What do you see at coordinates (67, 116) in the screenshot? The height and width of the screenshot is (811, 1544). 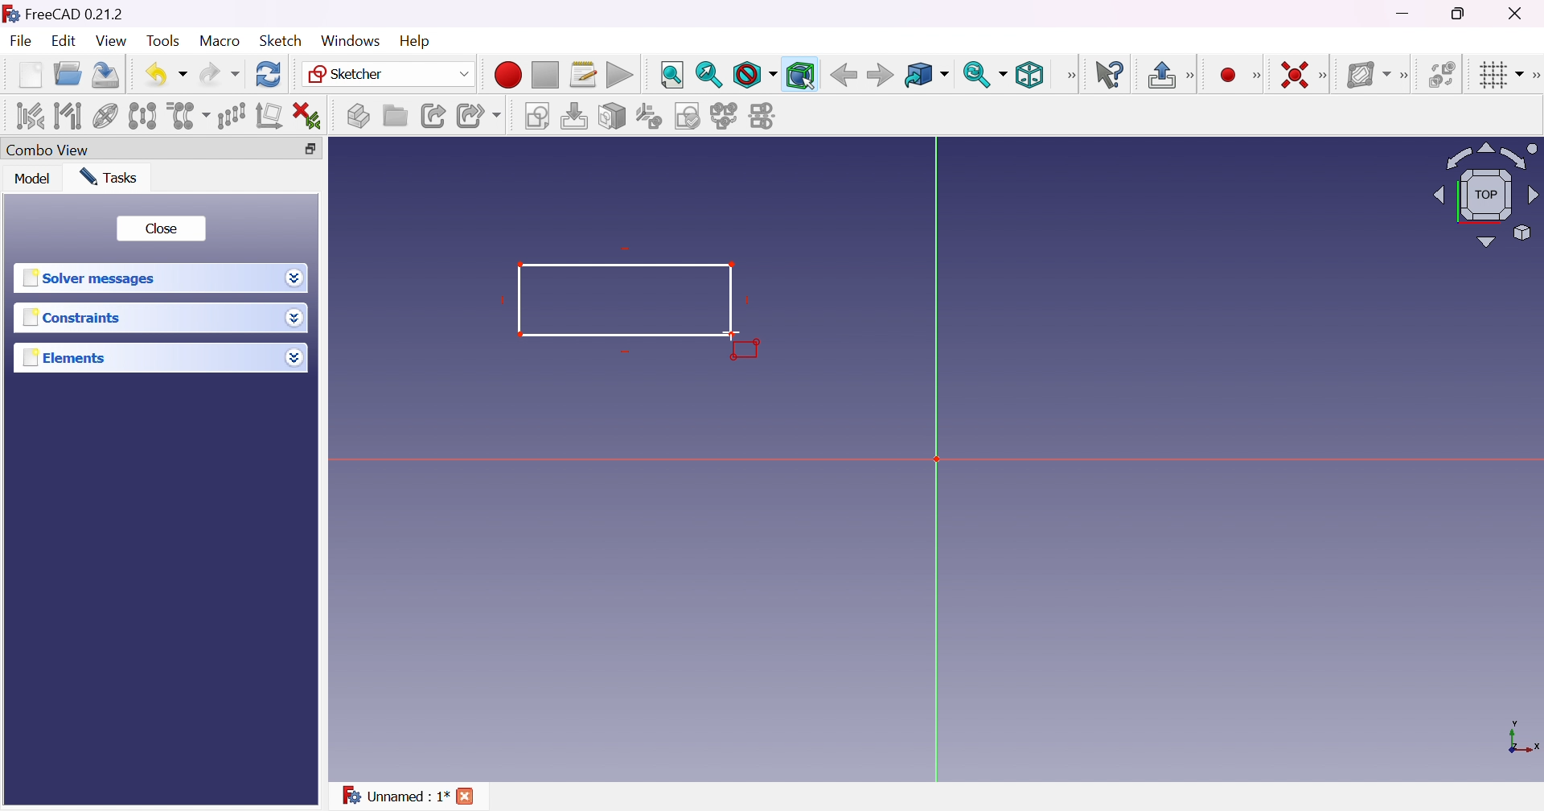 I see `Select associated geometry` at bounding box center [67, 116].